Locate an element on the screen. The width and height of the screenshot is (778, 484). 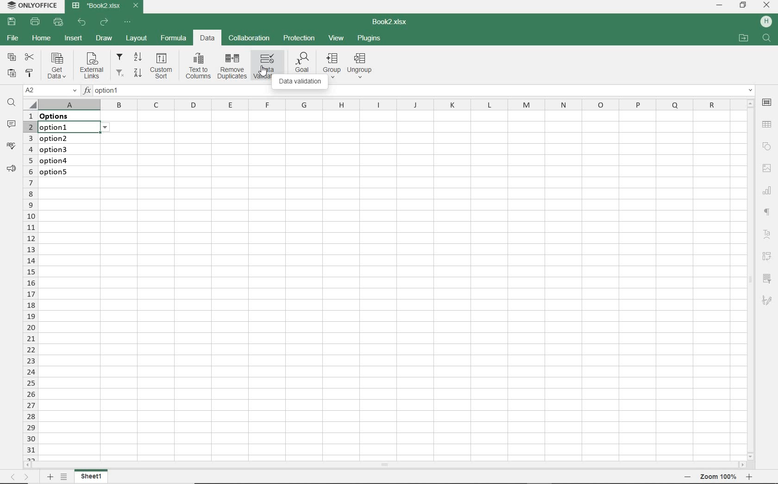
LAYOUT is located at coordinates (137, 38).